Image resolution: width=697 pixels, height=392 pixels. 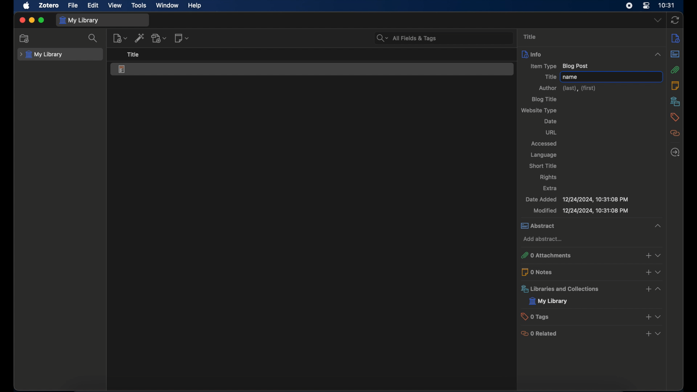 I want to click on title, so click(x=531, y=37).